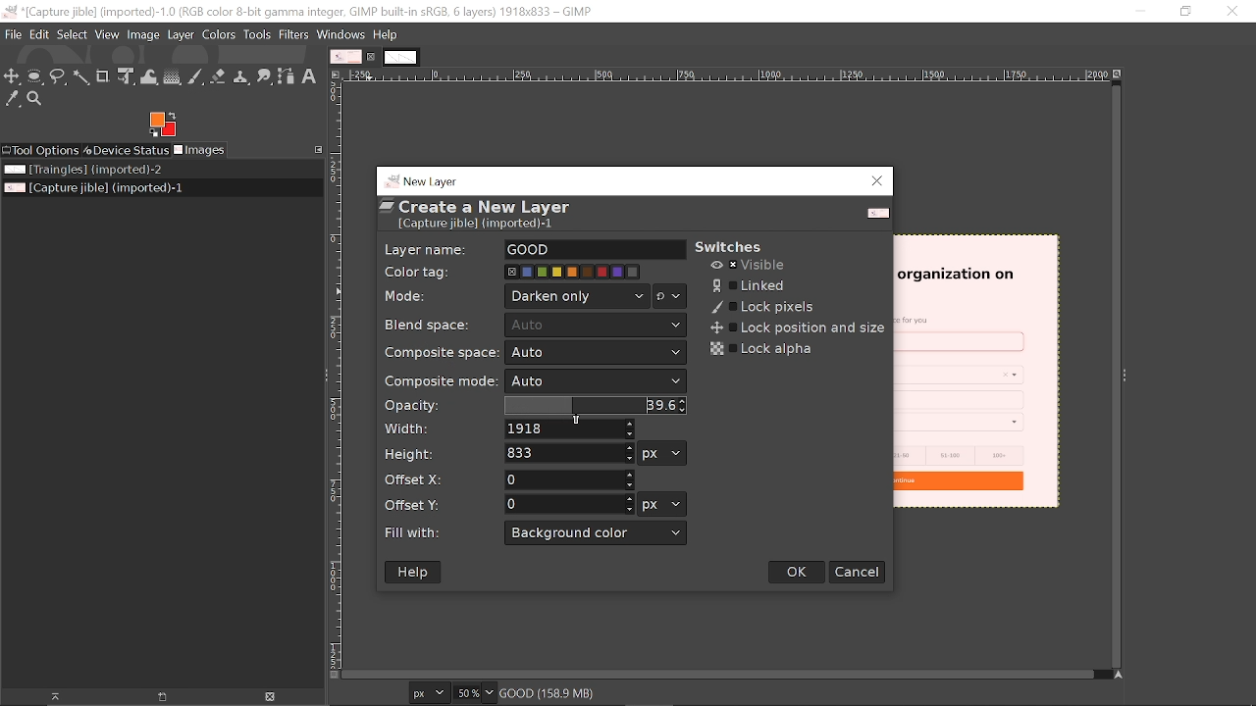  What do you see at coordinates (750, 266) in the screenshot?
I see `Visible` at bounding box center [750, 266].